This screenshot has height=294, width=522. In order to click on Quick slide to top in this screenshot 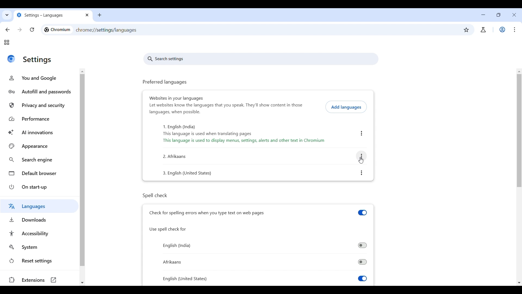, I will do `click(519, 72)`.